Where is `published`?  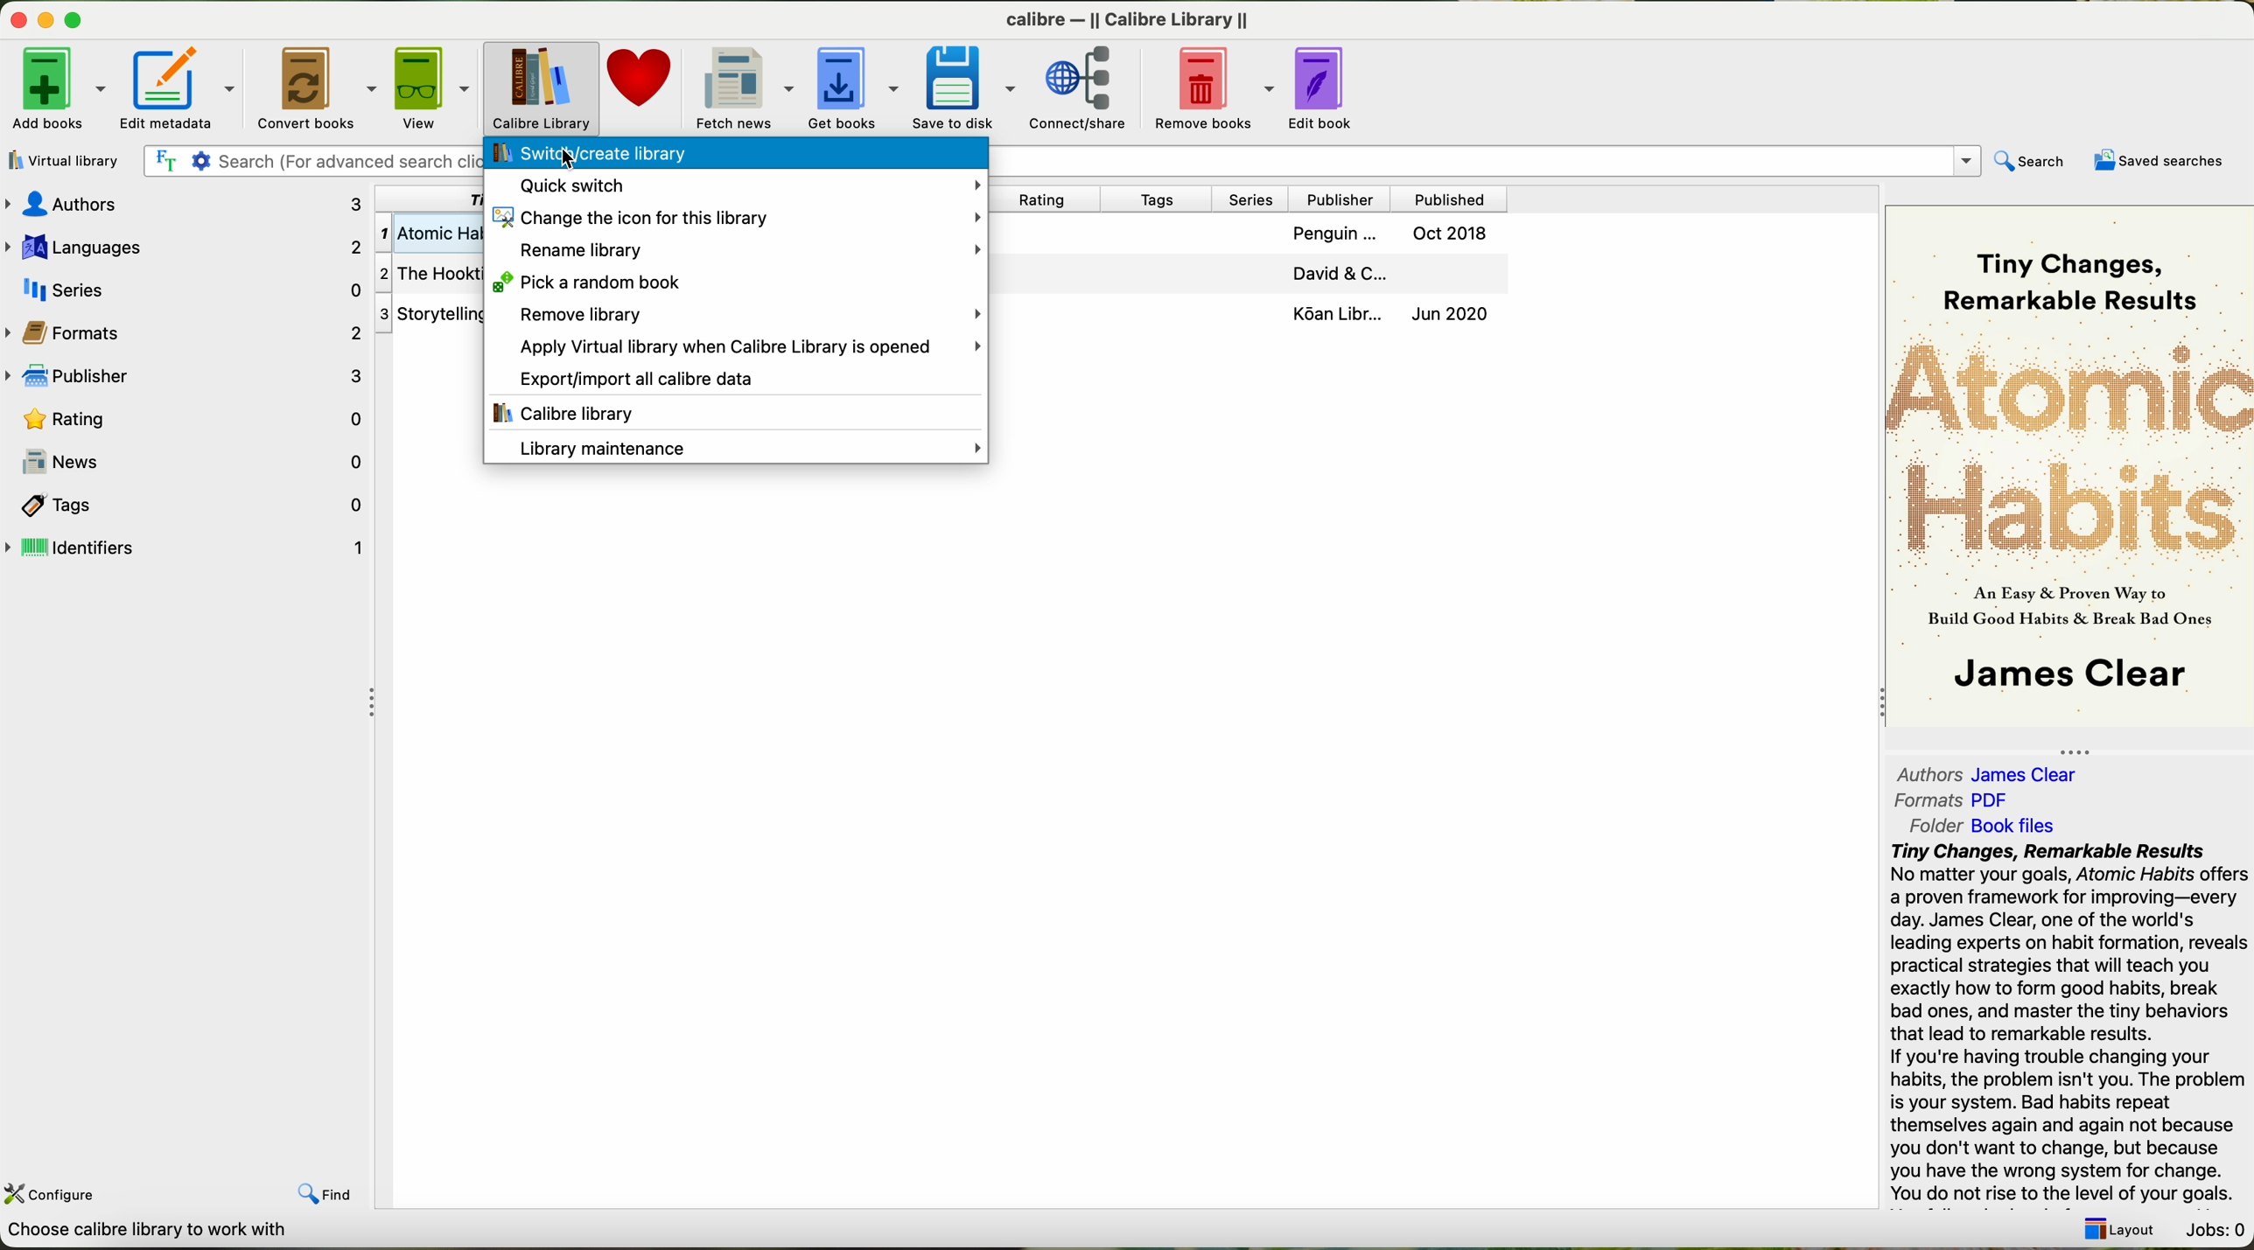
published is located at coordinates (1453, 199).